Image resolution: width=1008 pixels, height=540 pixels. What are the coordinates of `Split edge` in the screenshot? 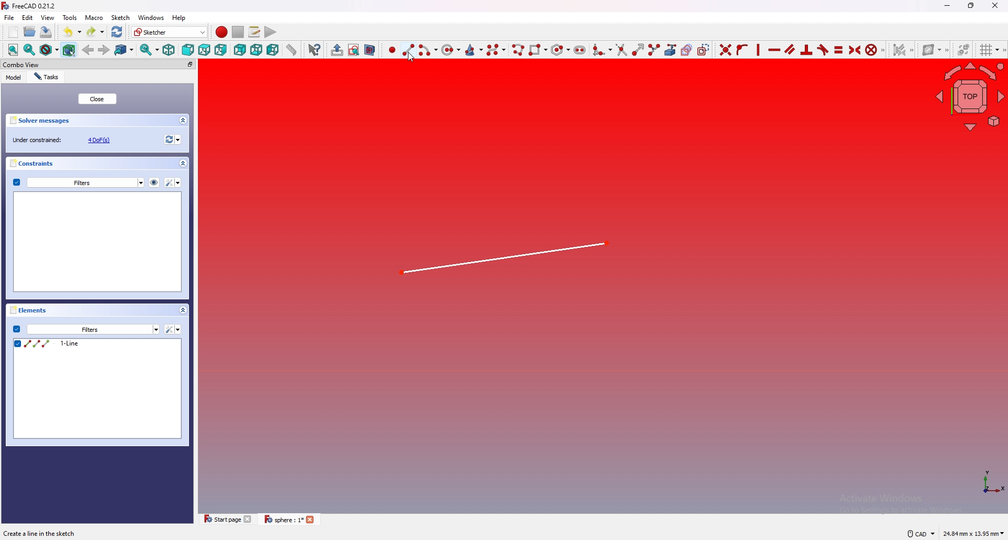 It's located at (653, 49).